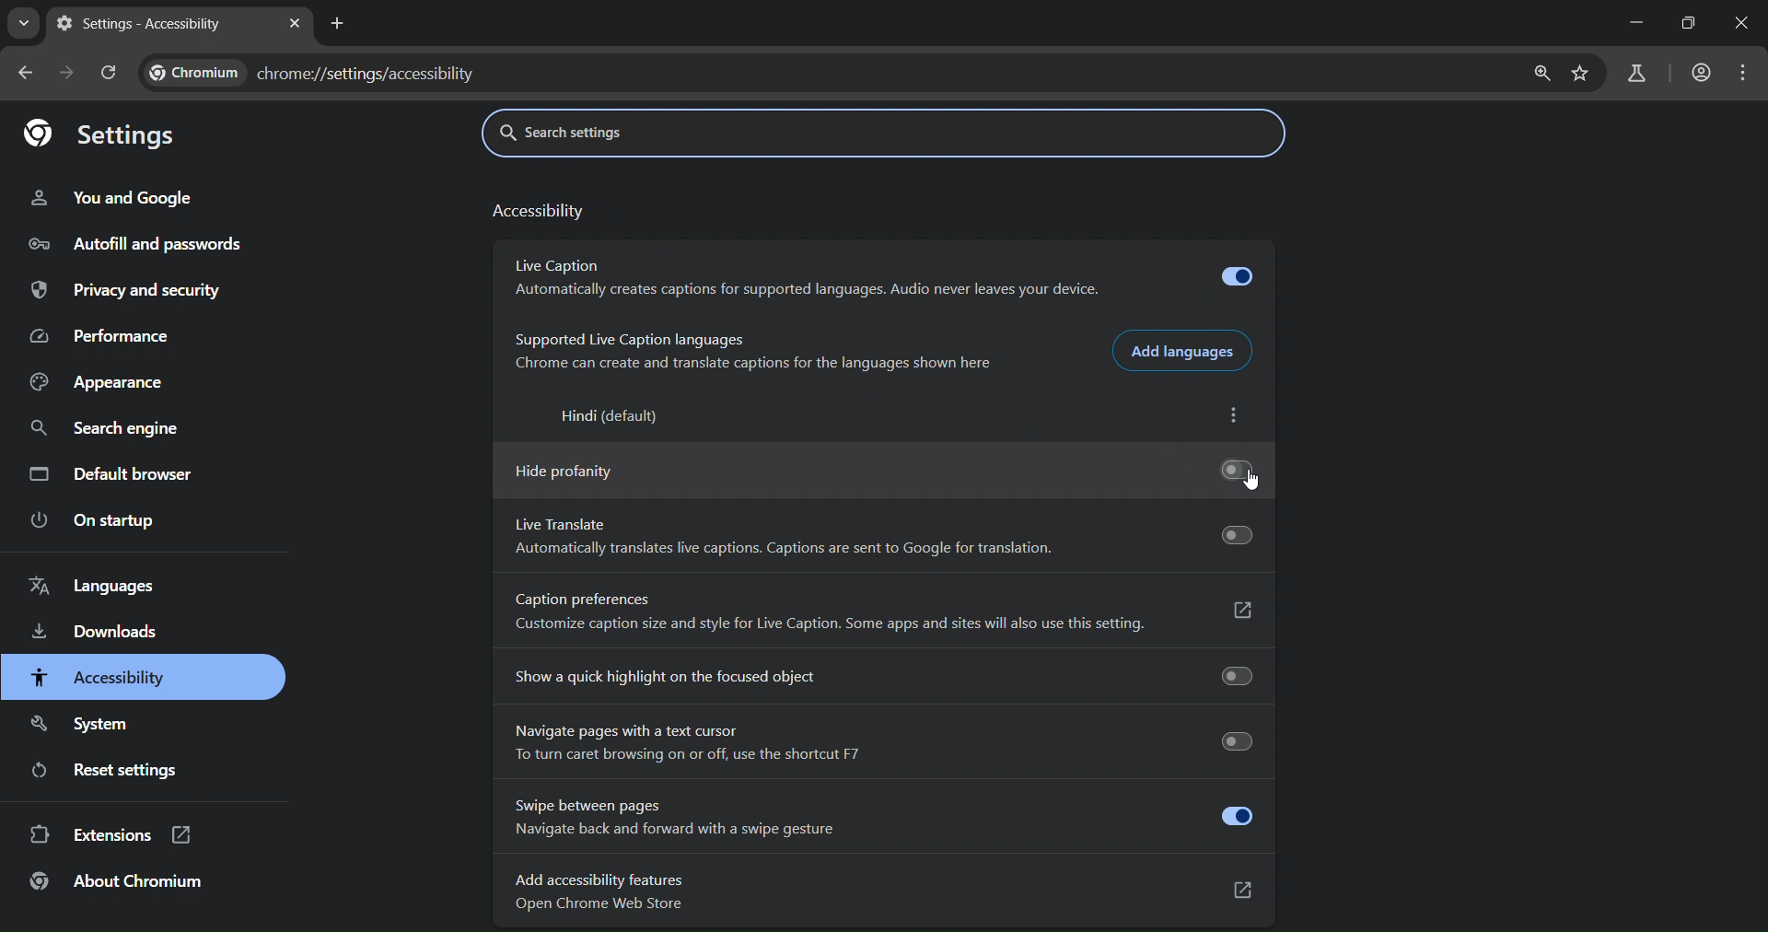  Describe the element at coordinates (191, 71) in the screenshot. I see `Chromium` at that location.